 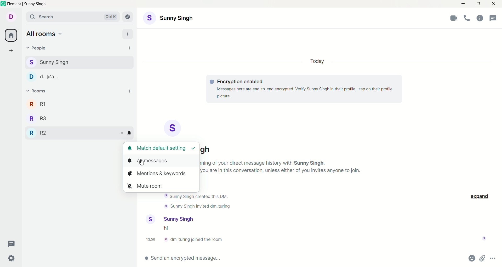 What do you see at coordinates (152, 240) in the screenshot?
I see `time` at bounding box center [152, 240].